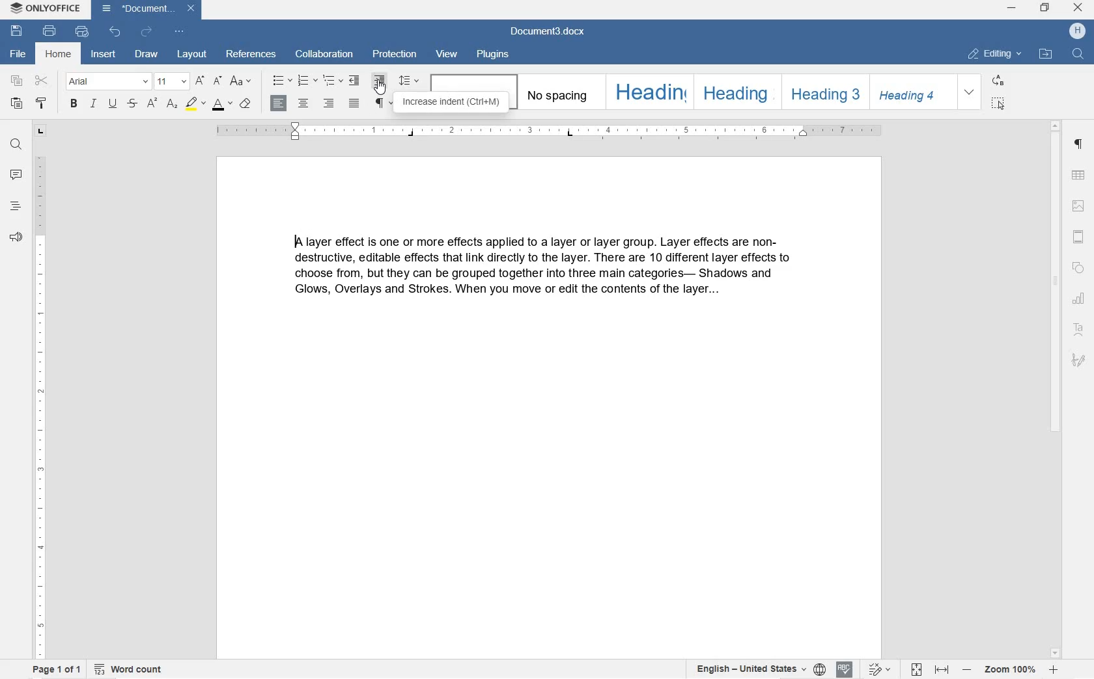  I want to click on WORD COUNT, so click(126, 670).